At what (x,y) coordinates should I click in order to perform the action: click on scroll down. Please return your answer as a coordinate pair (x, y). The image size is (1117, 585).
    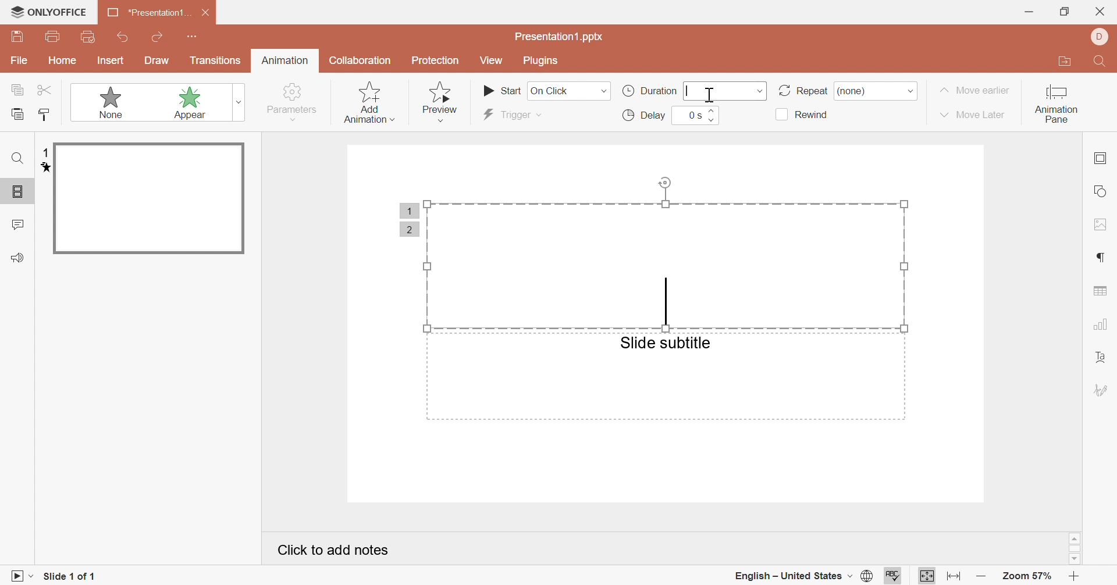
    Looking at the image, I should click on (1075, 559).